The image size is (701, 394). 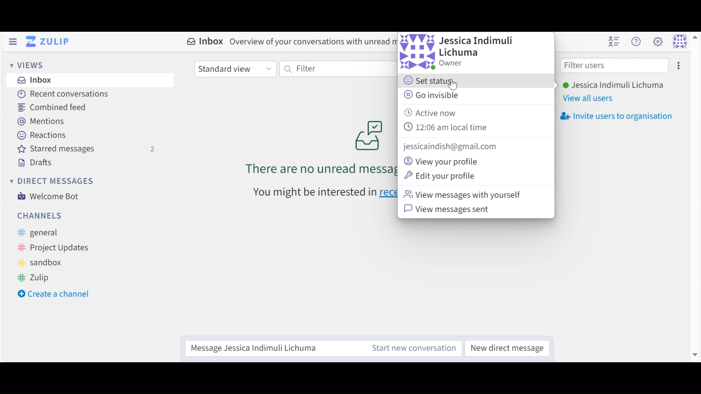 What do you see at coordinates (695, 36) in the screenshot?
I see `Up` at bounding box center [695, 36].